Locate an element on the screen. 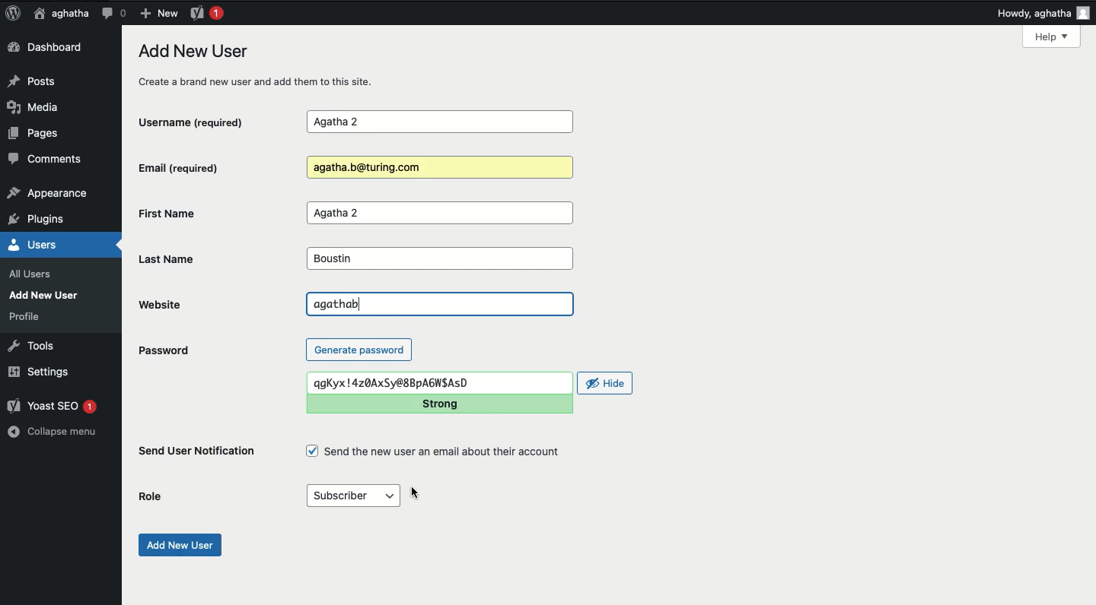 The height and width of the screenshot is (605, 1096). Username (required) is located at coordinates (205, 121).